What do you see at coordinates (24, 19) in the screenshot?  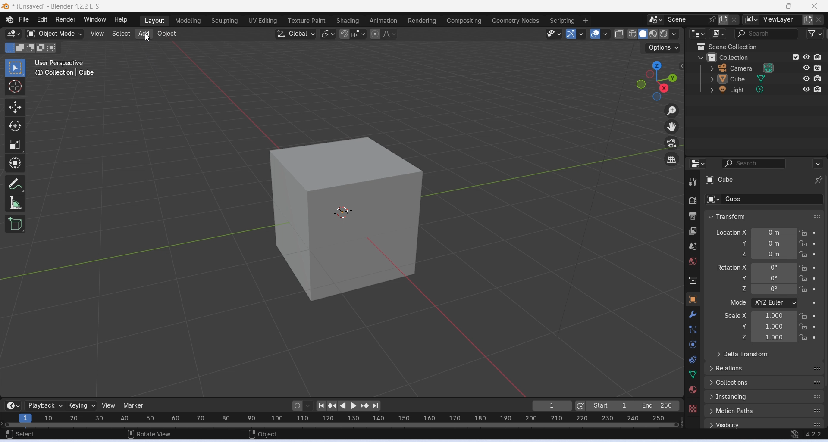 I see `file` at bounding box center [24, 19].